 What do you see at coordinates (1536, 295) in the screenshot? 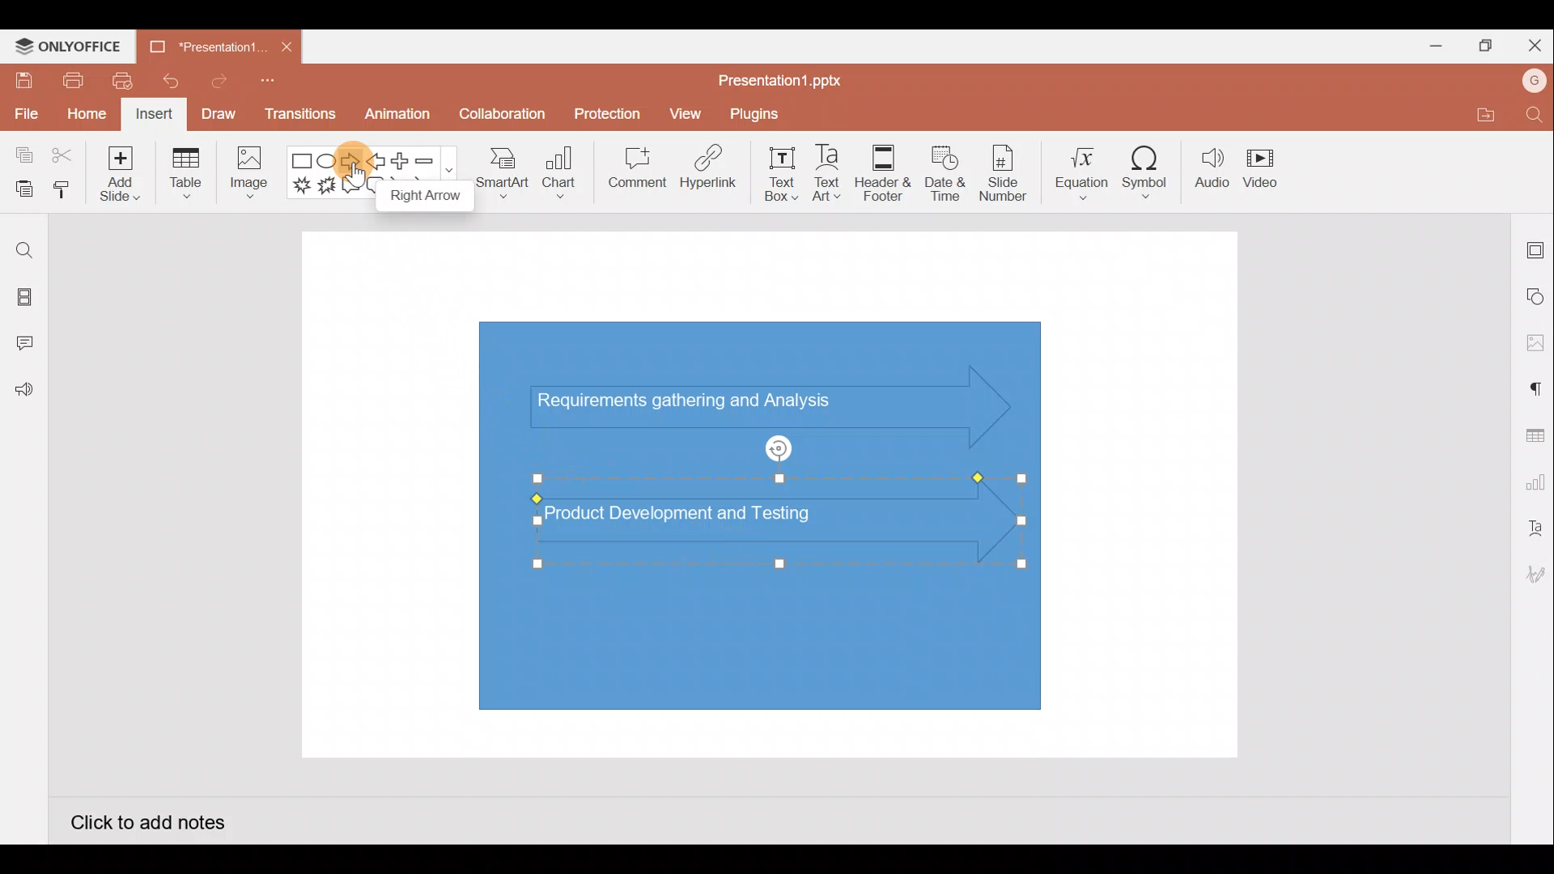
I see `Shape settings` at bounding box center [1536, 295].